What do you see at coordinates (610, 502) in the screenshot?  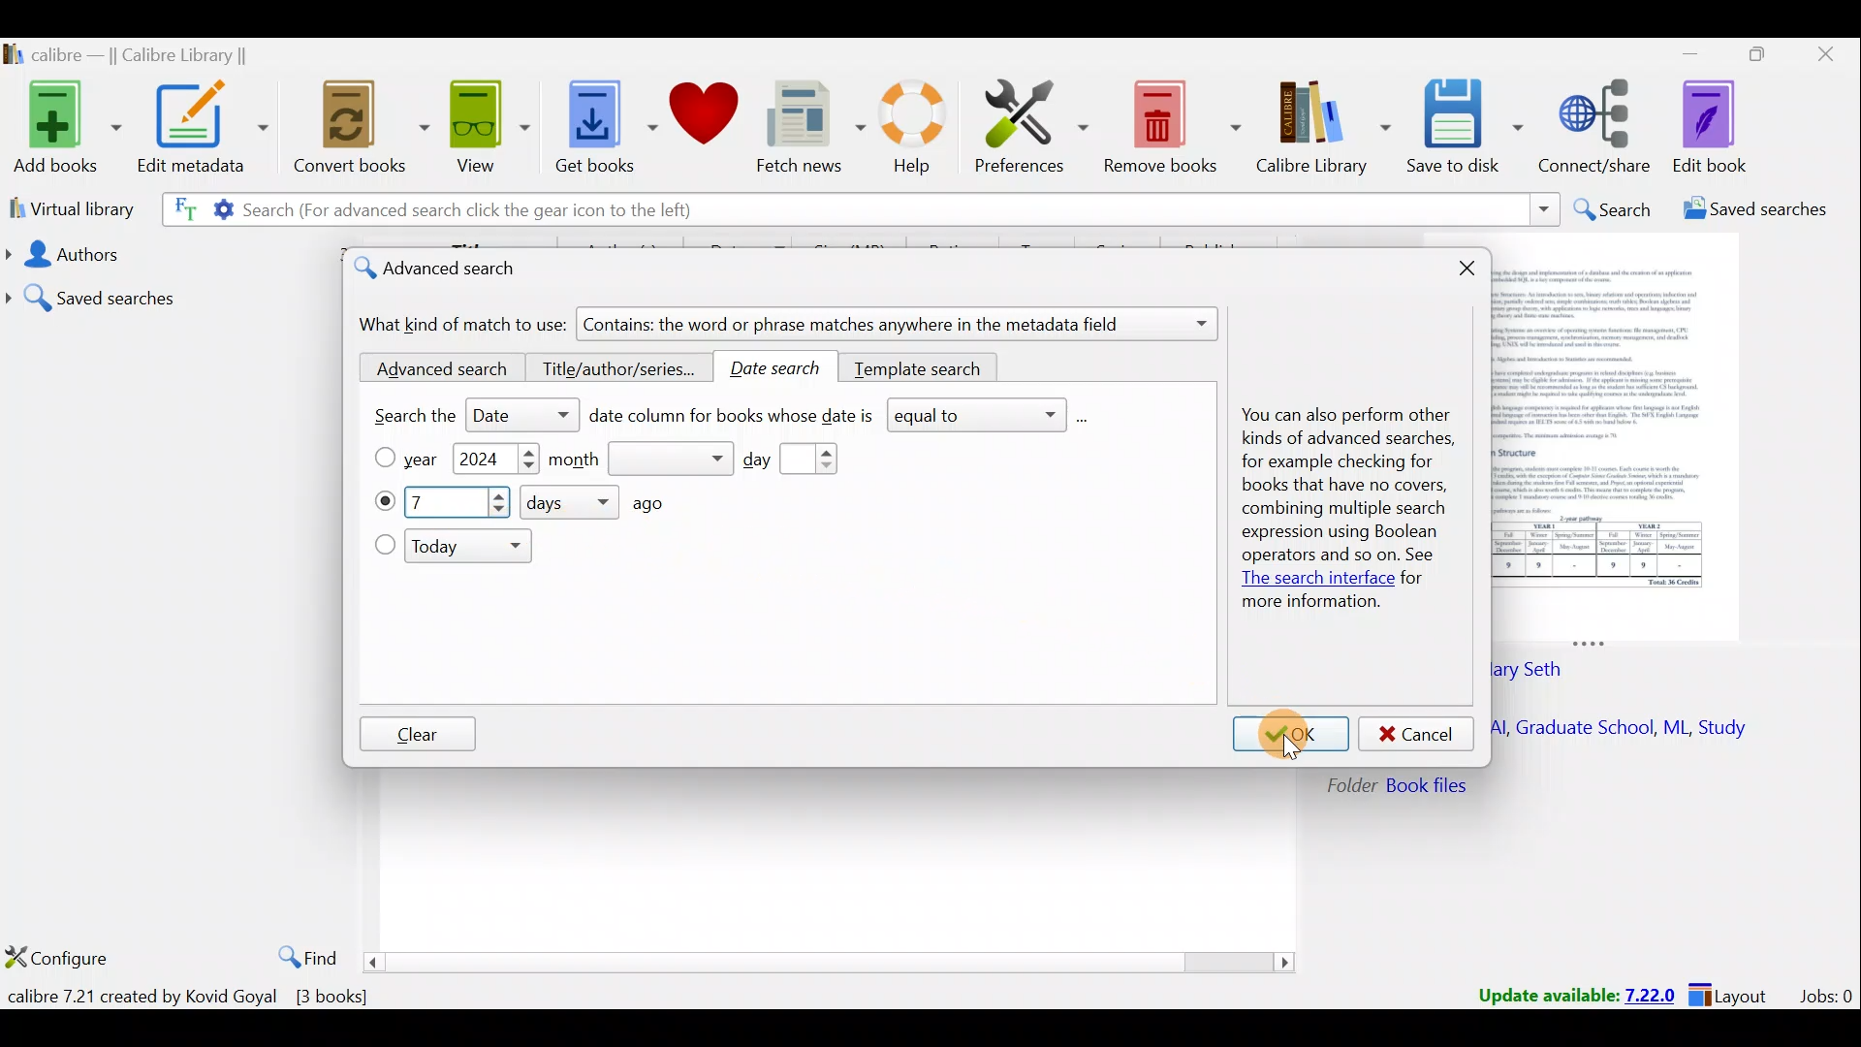 I see `How many days ago?` at bounding box center [610, 502].